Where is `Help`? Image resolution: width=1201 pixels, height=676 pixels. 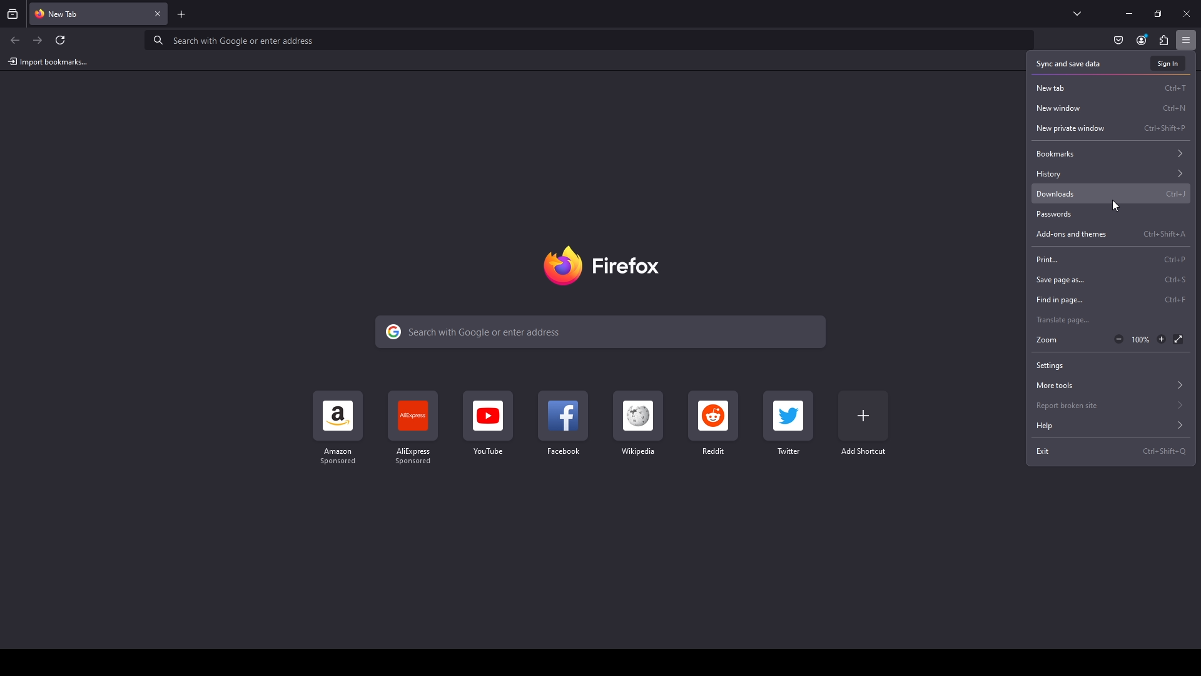 Help is located at coordinates (1111, 426).